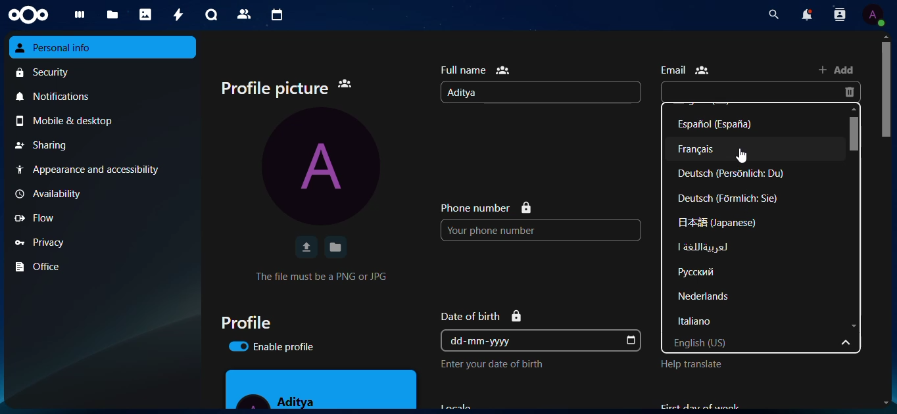  Describe the element at coordinates (64, 48) in the screenshot. I see `personal info` at that location.